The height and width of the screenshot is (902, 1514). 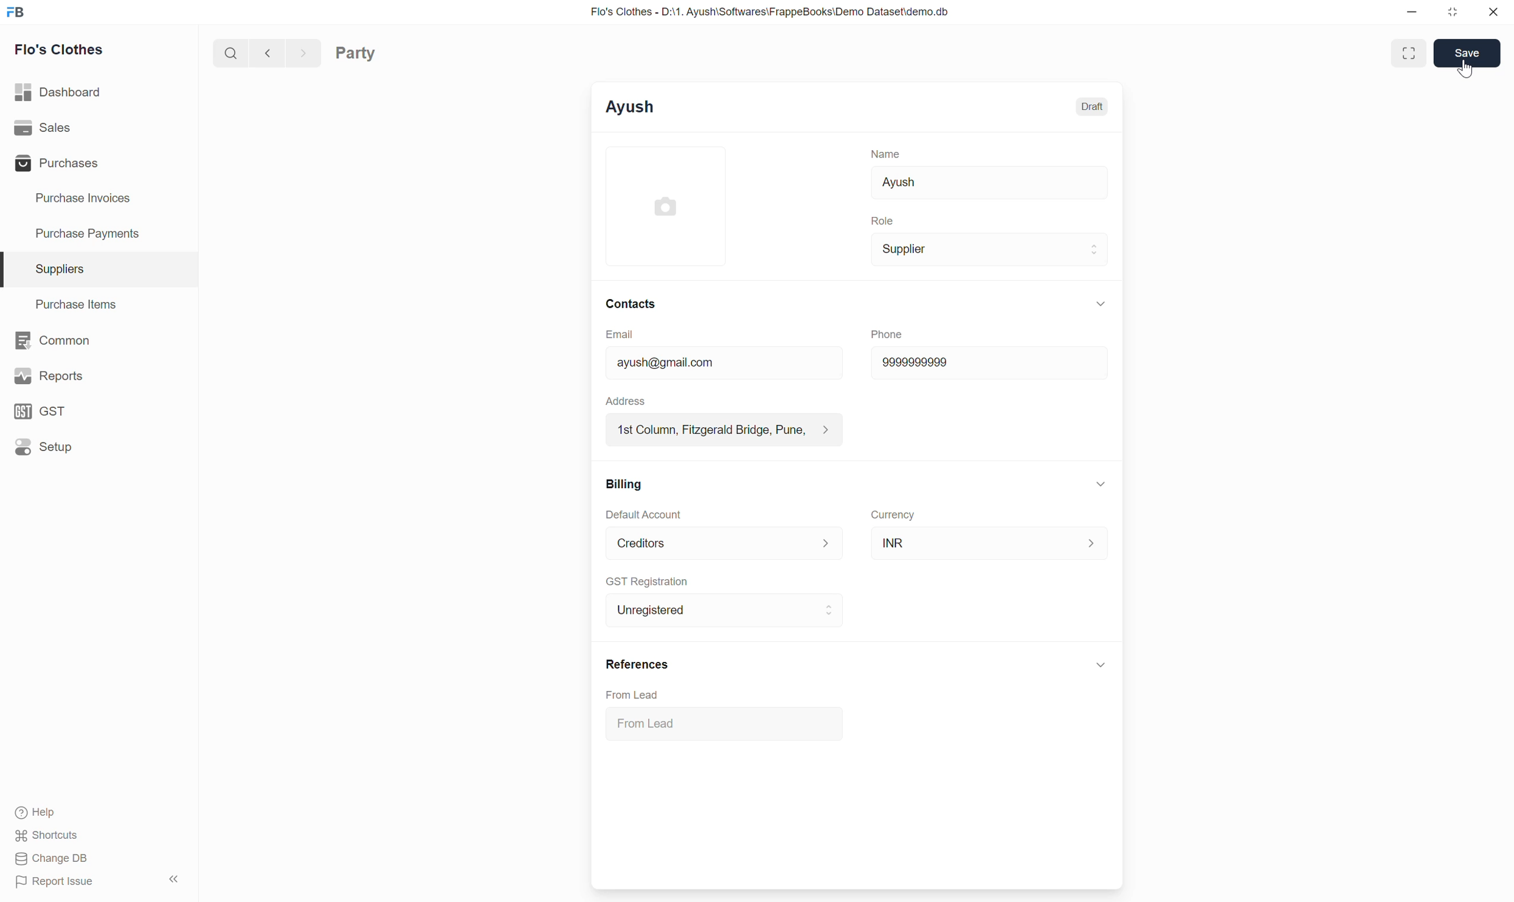 I want to click on GST, so click(x=98, y=411).